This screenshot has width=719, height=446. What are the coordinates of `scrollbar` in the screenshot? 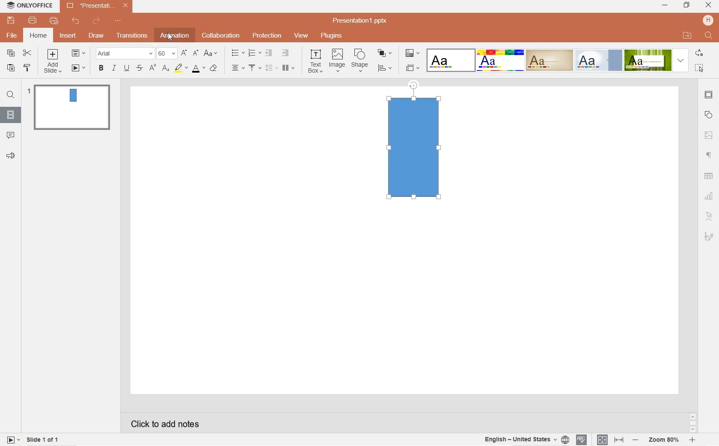 It's located at (692, 423).